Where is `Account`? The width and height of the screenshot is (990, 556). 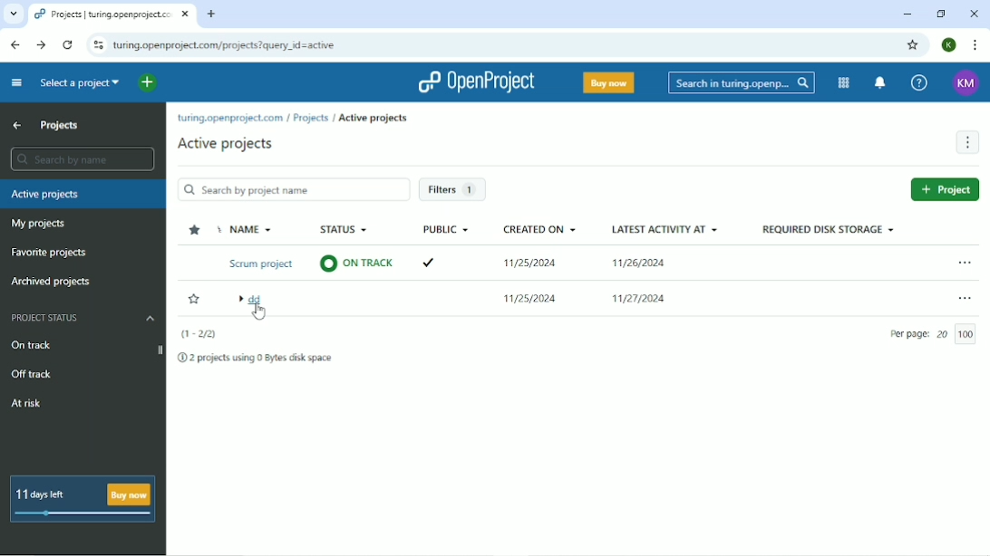 Account is located at coordinates (966, 83).